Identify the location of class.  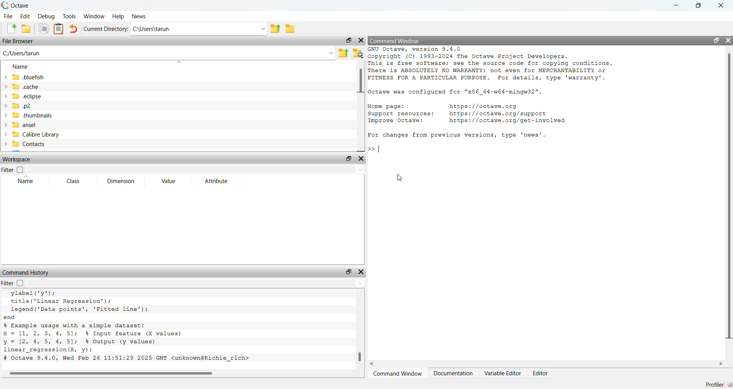
(73, 181).